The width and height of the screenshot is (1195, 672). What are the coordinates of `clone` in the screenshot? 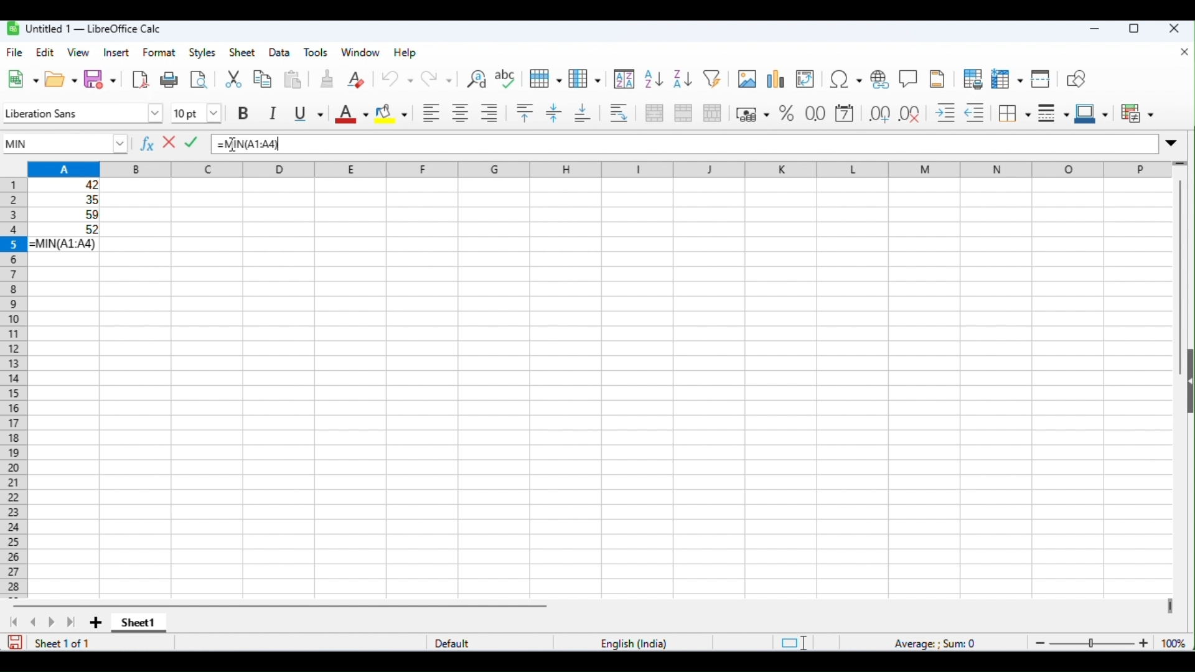 It's located at (327, 79).